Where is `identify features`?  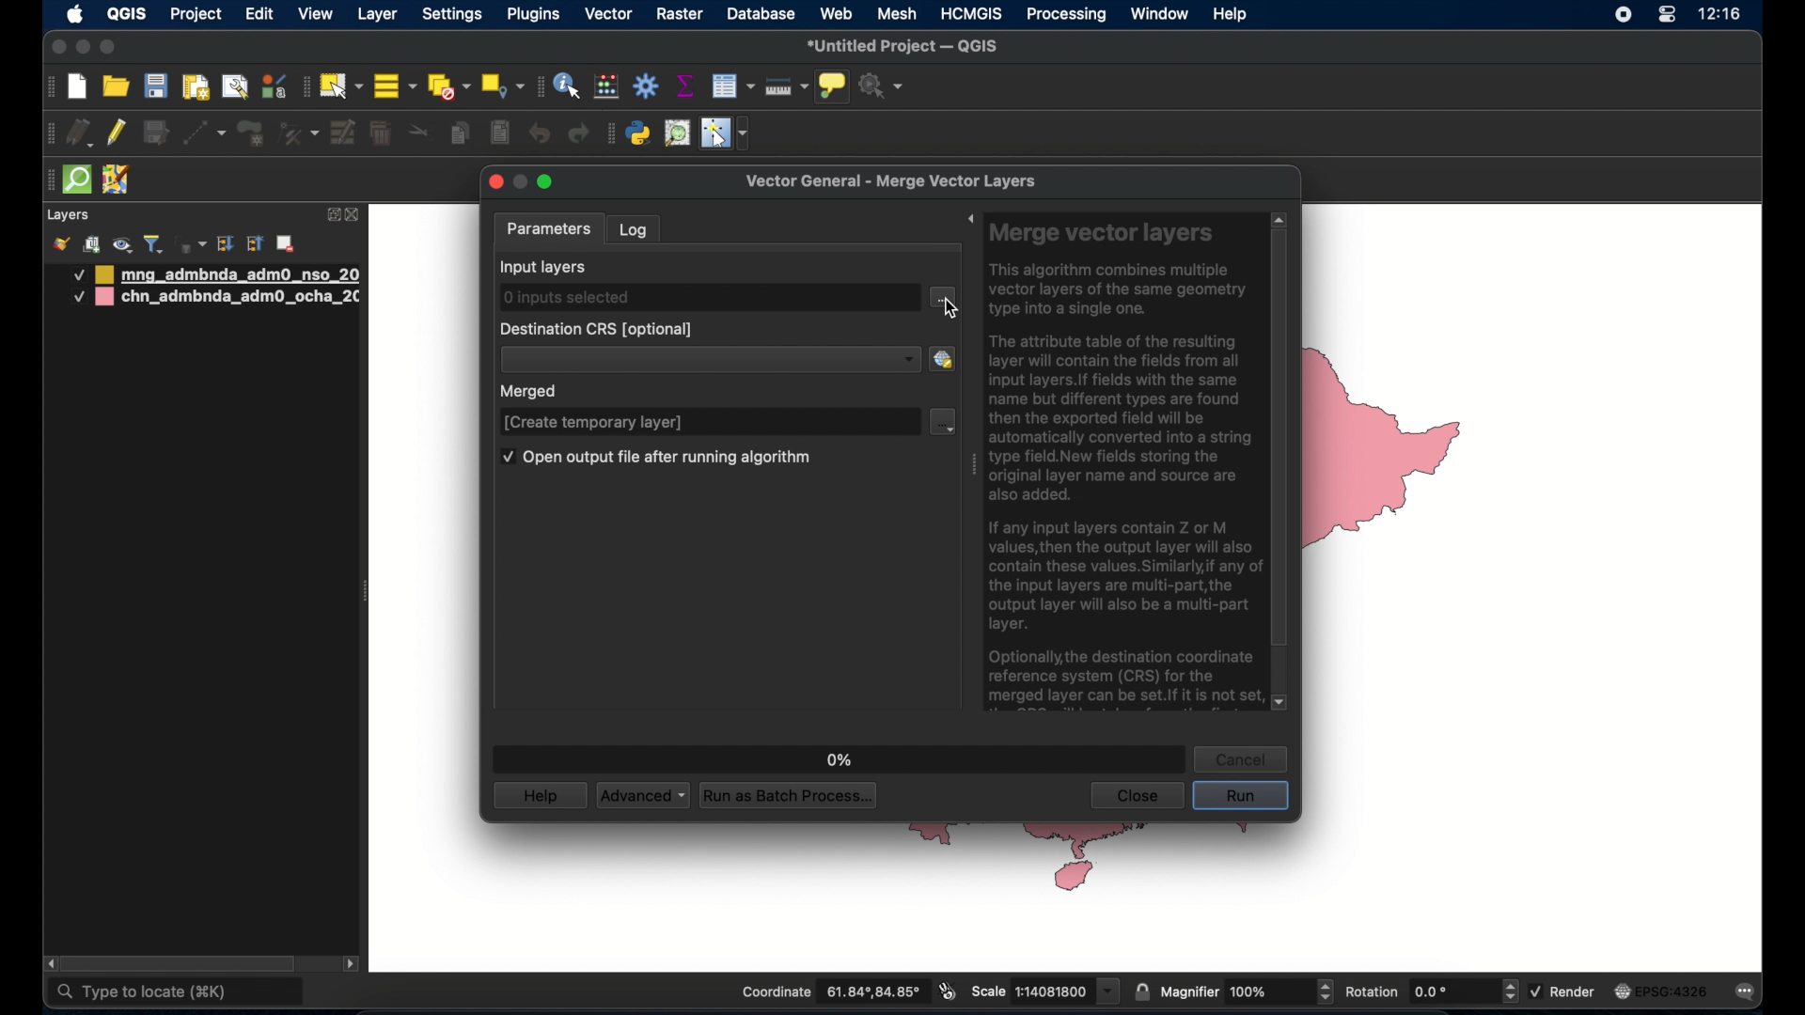
identify features is located at coordinates (567, 86).